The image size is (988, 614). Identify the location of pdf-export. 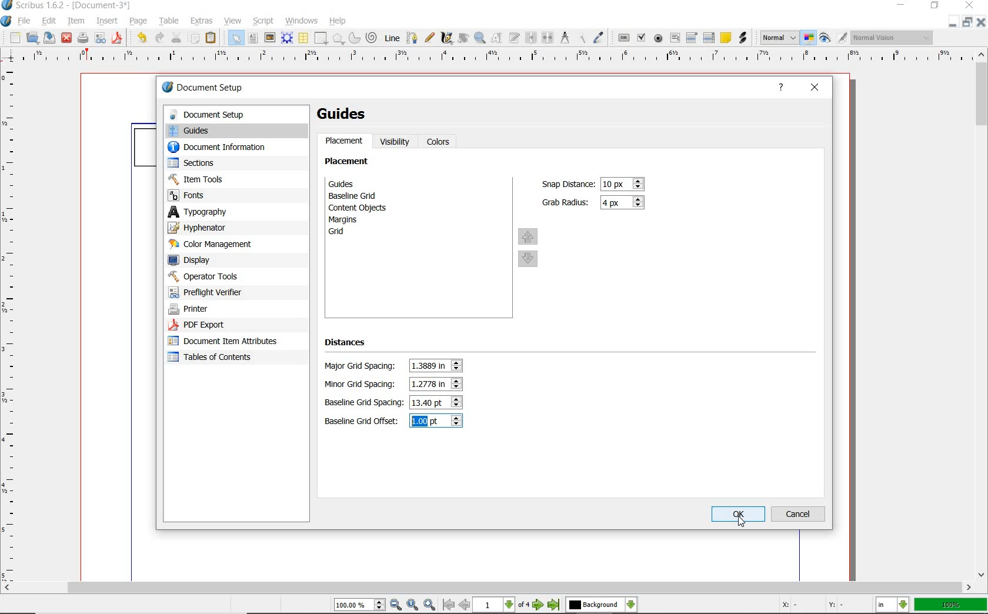
(223, 325).